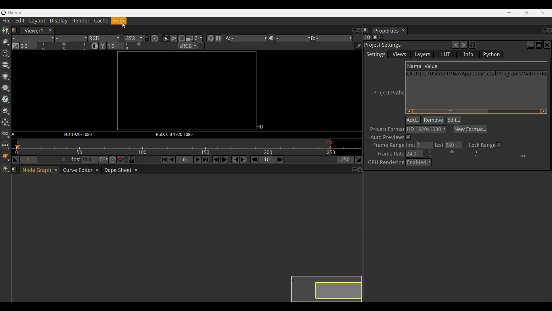 The width and height of the screenshot is (552, 311). I want to click on Type in gain, so click(28, 46).